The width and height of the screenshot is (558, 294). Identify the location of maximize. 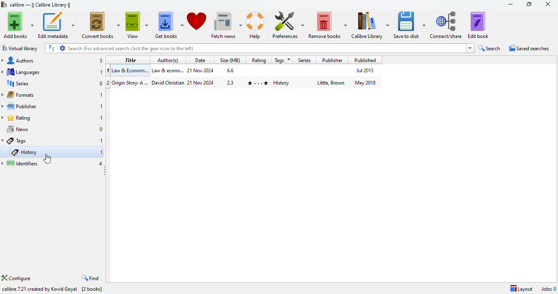
(529, 4).